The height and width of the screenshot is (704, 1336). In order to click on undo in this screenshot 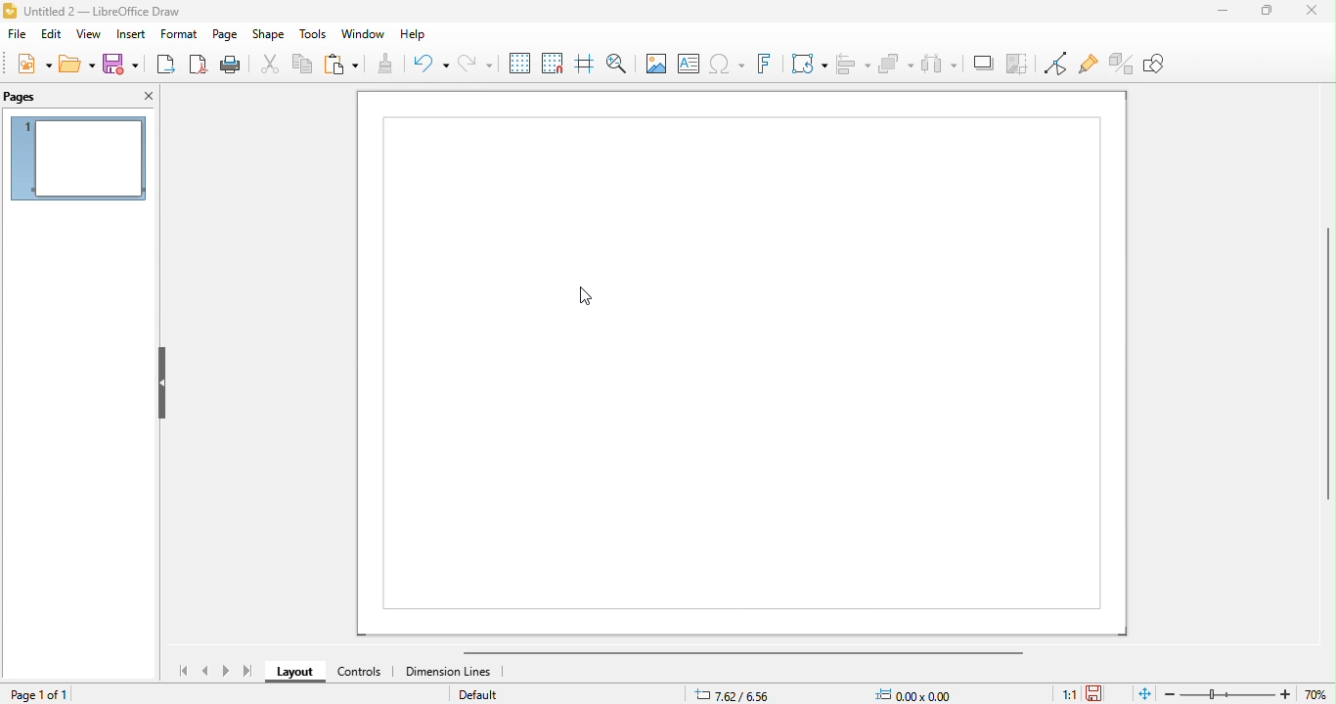, I will do `click(429, 65)`.